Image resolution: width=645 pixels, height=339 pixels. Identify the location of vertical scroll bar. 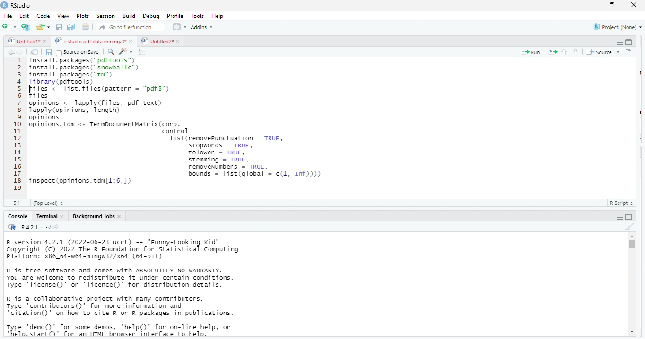
(631, 284).